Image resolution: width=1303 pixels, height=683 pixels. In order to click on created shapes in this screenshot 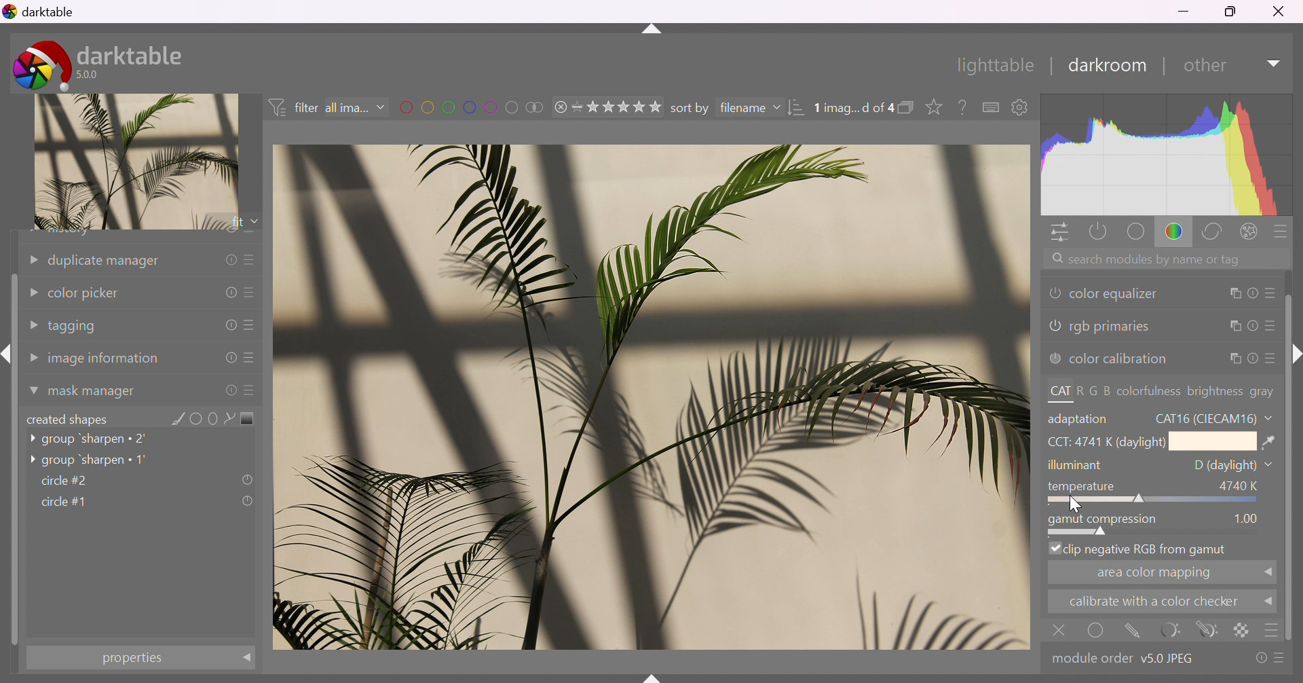, I will do `click(69, 422)`.